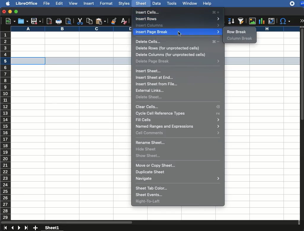 The width and height of the screenshot is (304, 231). Describe the element at coordinates (178, 119) in the screenshot. I see `fit cells` at that location.